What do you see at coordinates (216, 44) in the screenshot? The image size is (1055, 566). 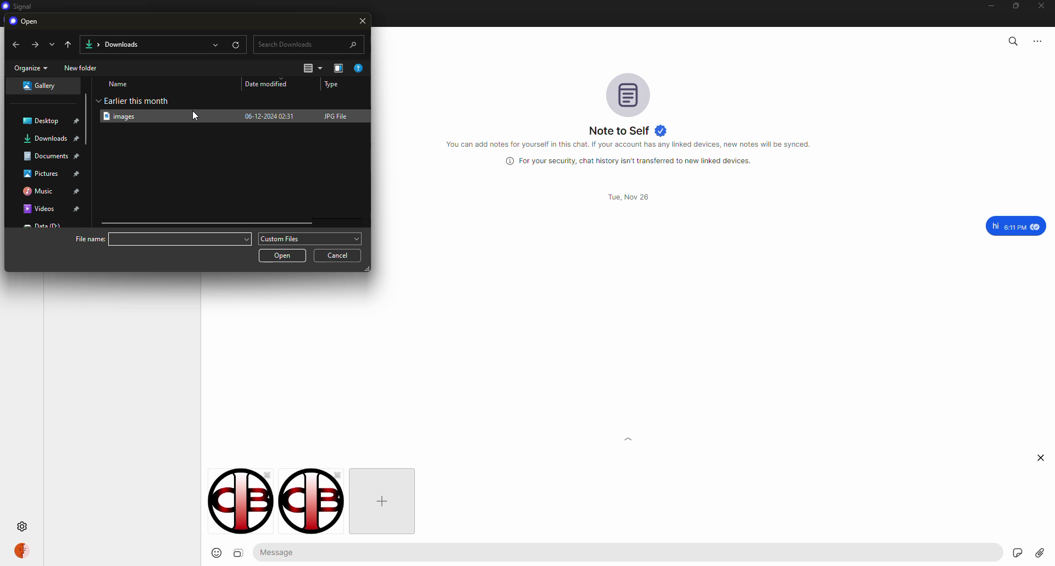 I see `open` at bounding box center [216, 44].